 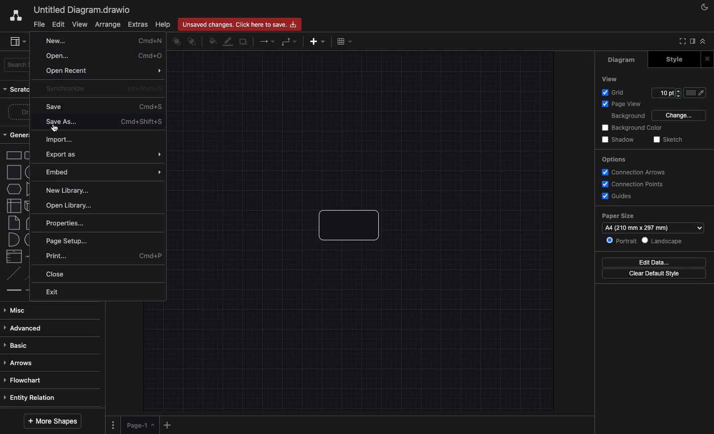 What do you see at coordinates (708, 59) in the screenshot?
I see `Close` at bounding box center [708, 59].